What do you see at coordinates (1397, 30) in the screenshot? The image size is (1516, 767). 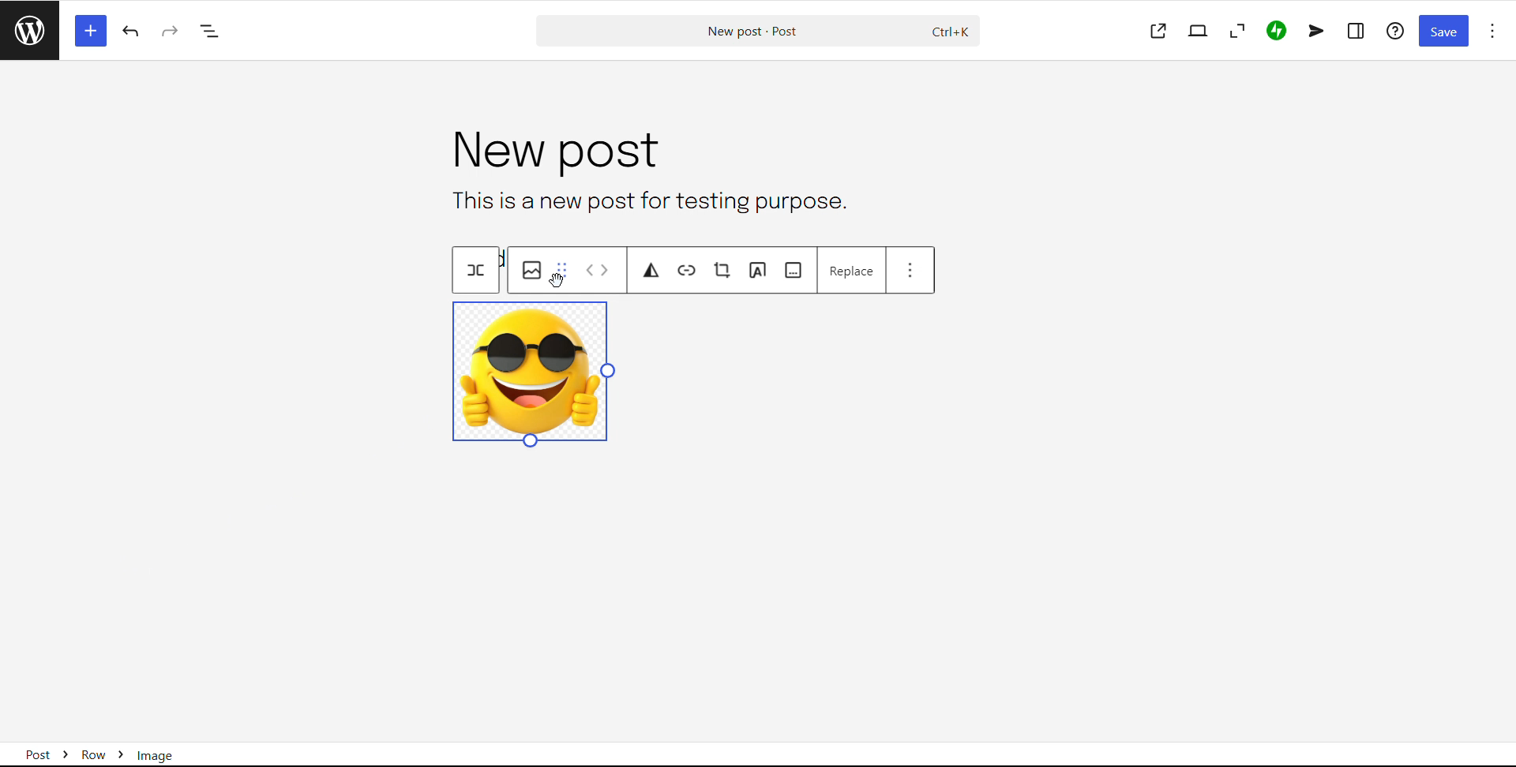 I see `help` at bounding box center [1397, 30].